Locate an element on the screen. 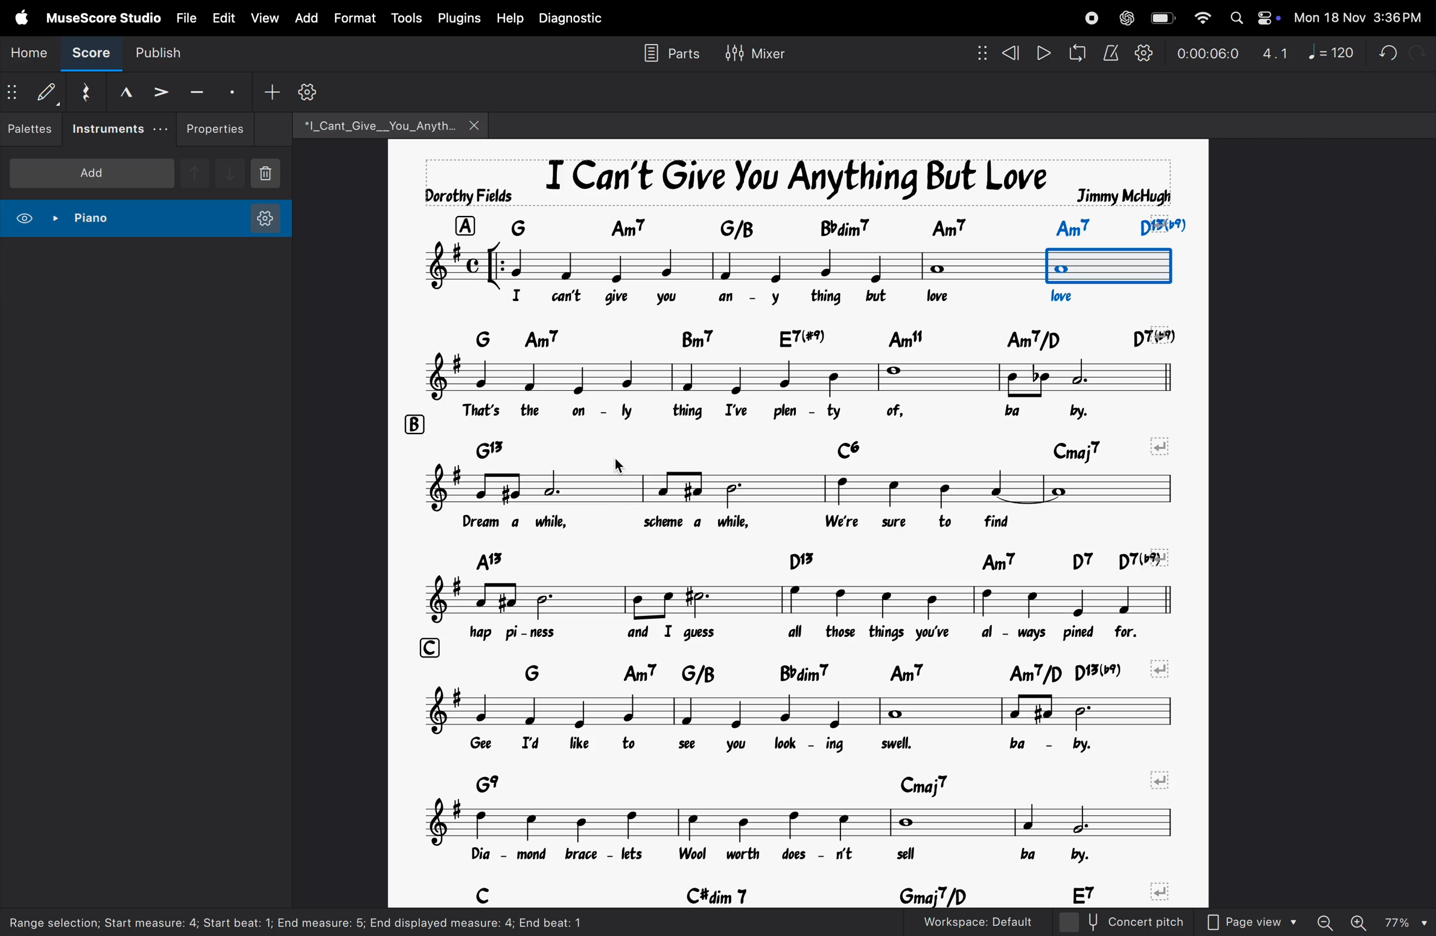 This screenshot has width=1436, height=936. notes is located at coordinates (730, 265).